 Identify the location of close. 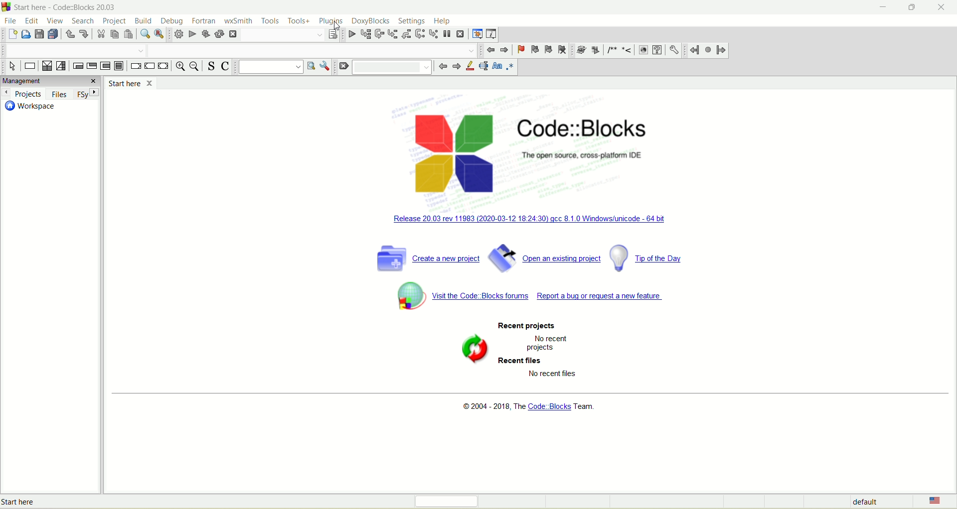
(944, 7).